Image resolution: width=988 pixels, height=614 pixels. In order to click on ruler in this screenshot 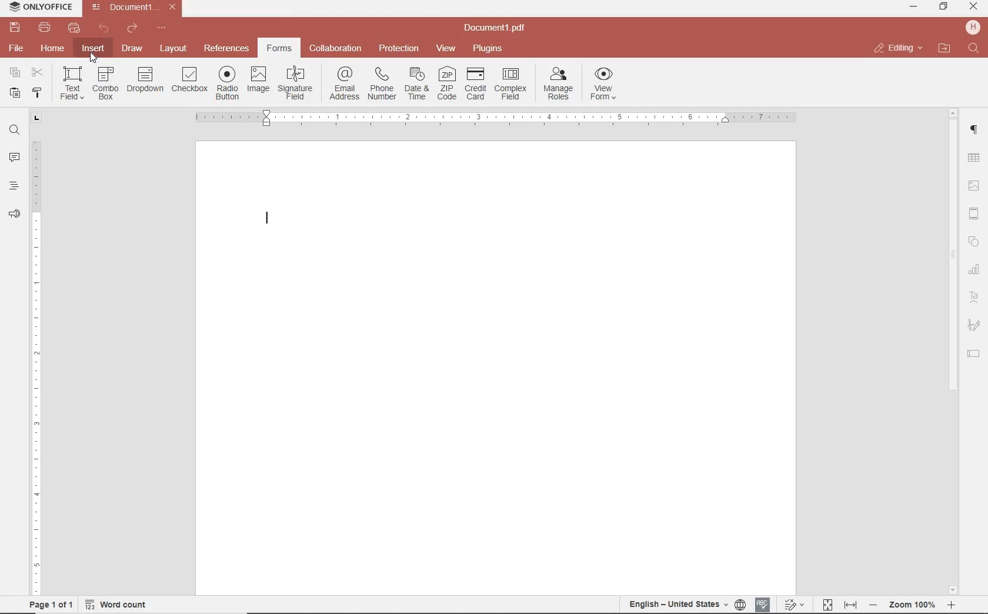, I will do `click(505, 118)`.